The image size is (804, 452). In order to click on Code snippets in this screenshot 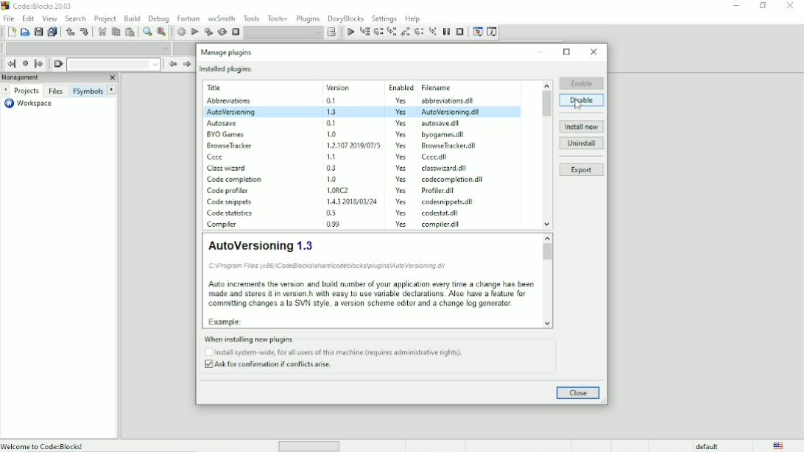, I will do `click(230, 202)`.